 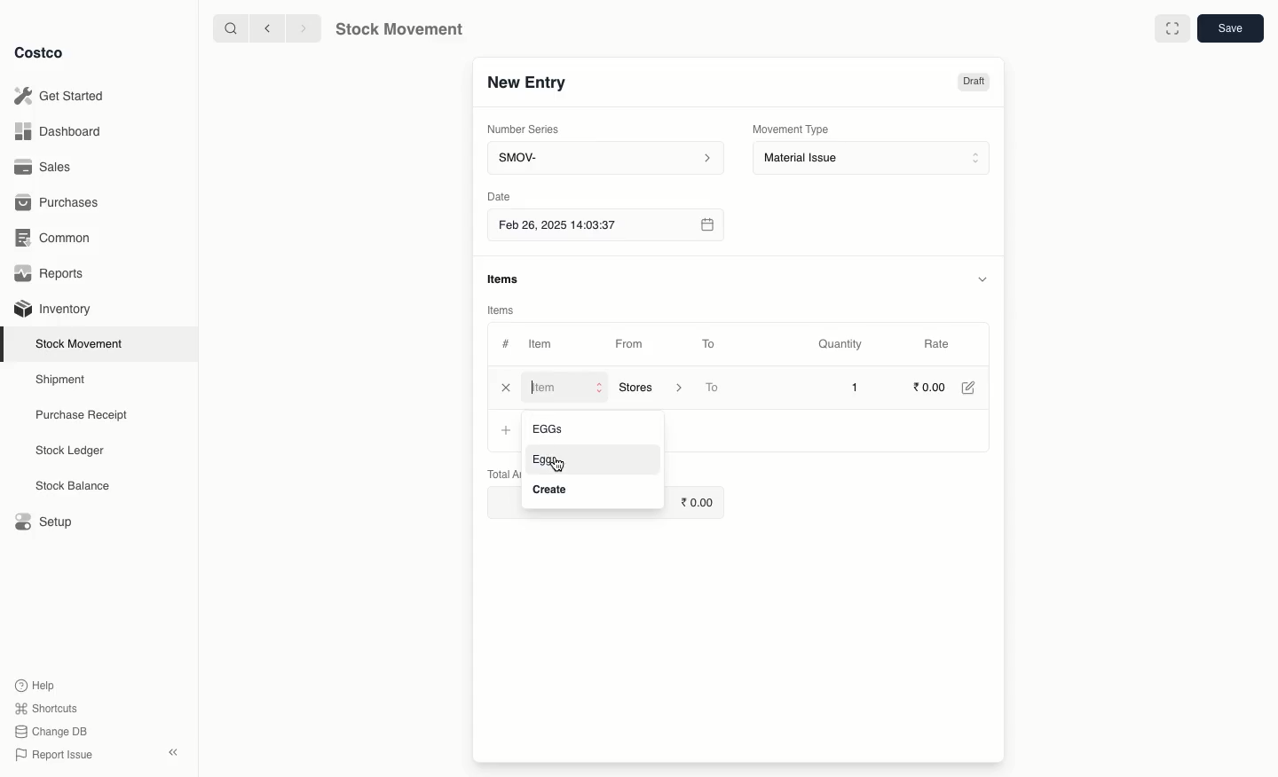 What do you see at coordinates (635, 347) in the screenshot?
I see `From` at bounding box center [635, 347].